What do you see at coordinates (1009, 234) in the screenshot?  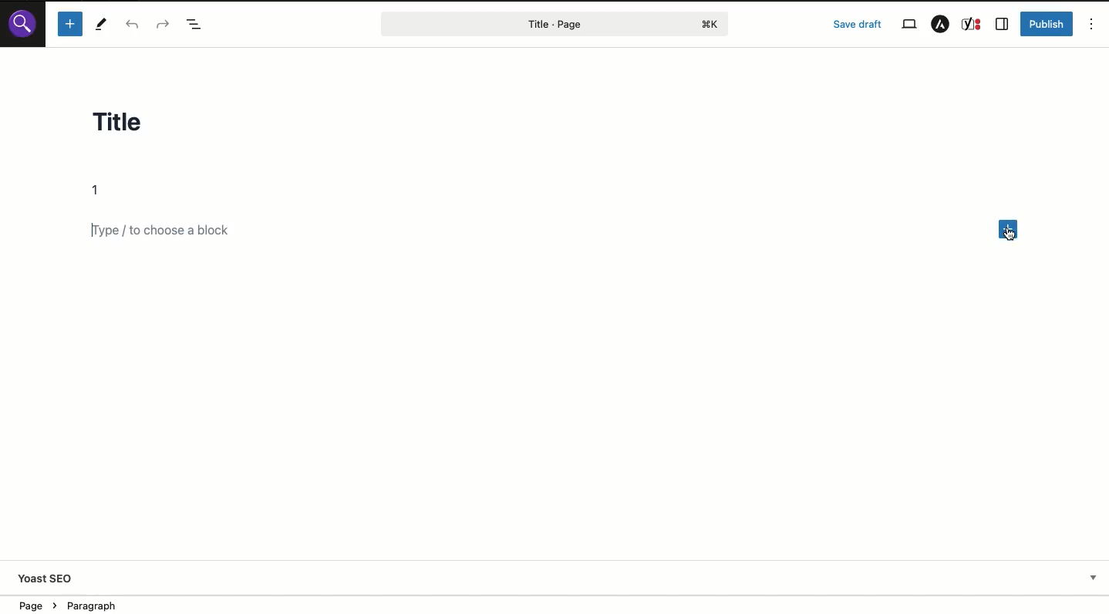 I see `text cursor` at bounding box center [1009, 234].